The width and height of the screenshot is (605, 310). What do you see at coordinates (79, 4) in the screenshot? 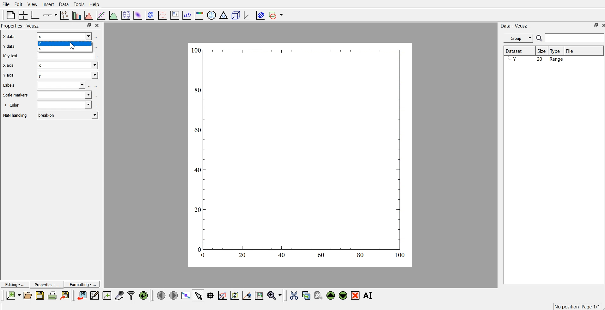
I see `Tools` at bounding box center [79, 4].